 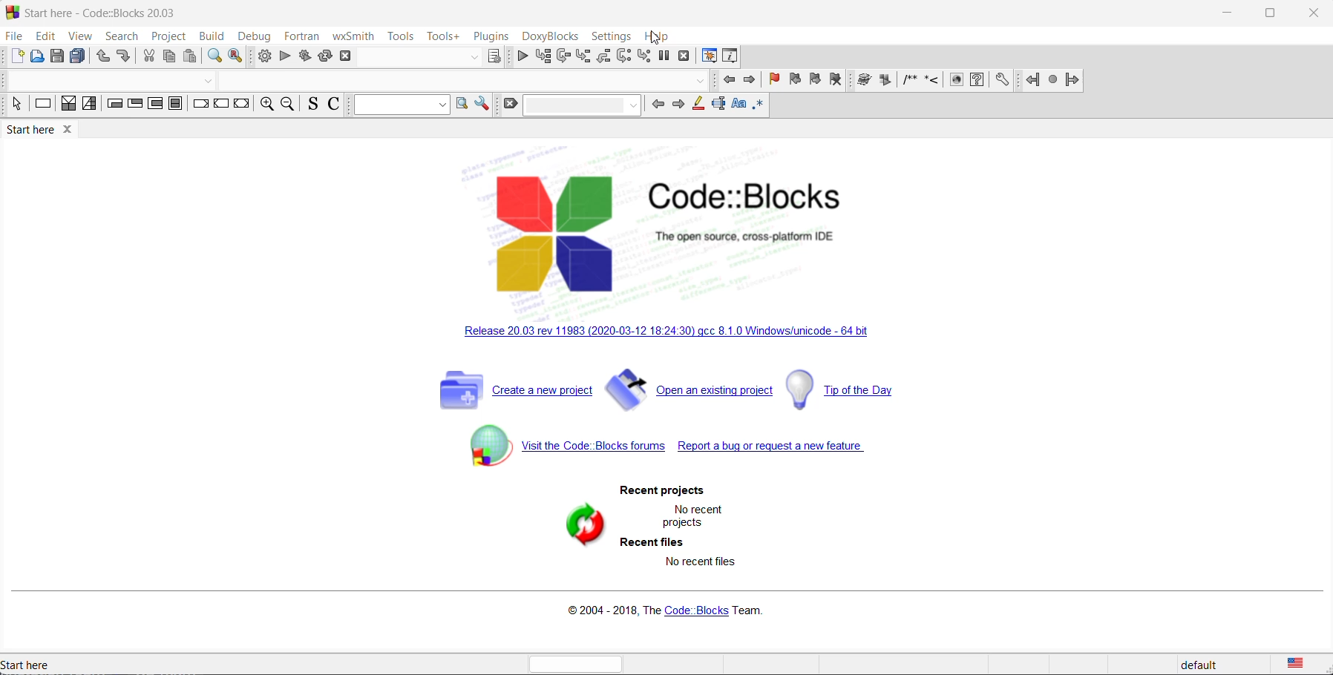 What do you see at coordinates (264, 57) in the screenshot?
I see `build` at bounding box center [264, 57].